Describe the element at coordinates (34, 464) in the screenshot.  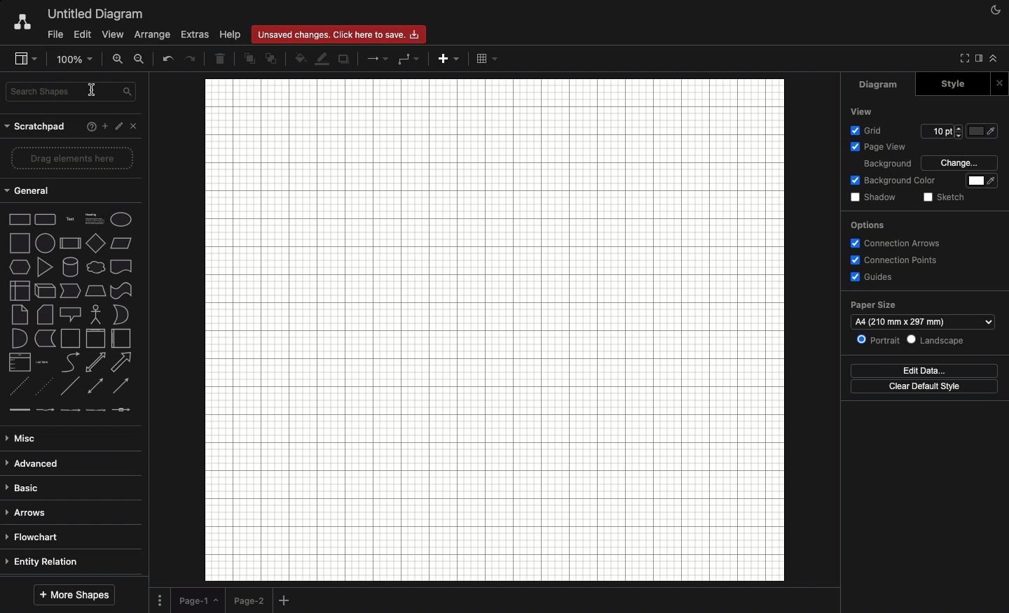
I see `Advanced` at that location.